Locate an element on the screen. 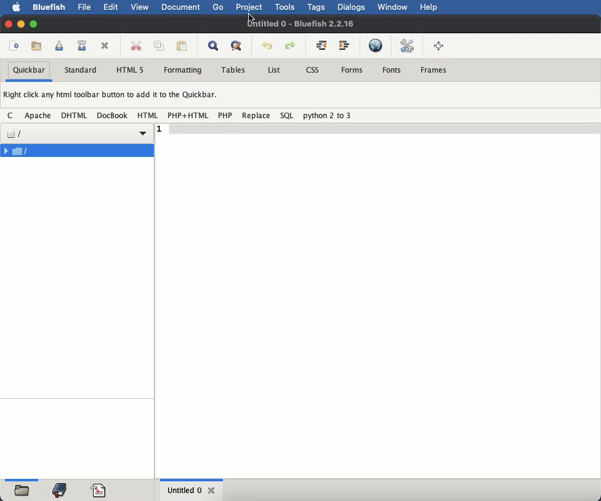  close current file is located at coordinates (106, 46).